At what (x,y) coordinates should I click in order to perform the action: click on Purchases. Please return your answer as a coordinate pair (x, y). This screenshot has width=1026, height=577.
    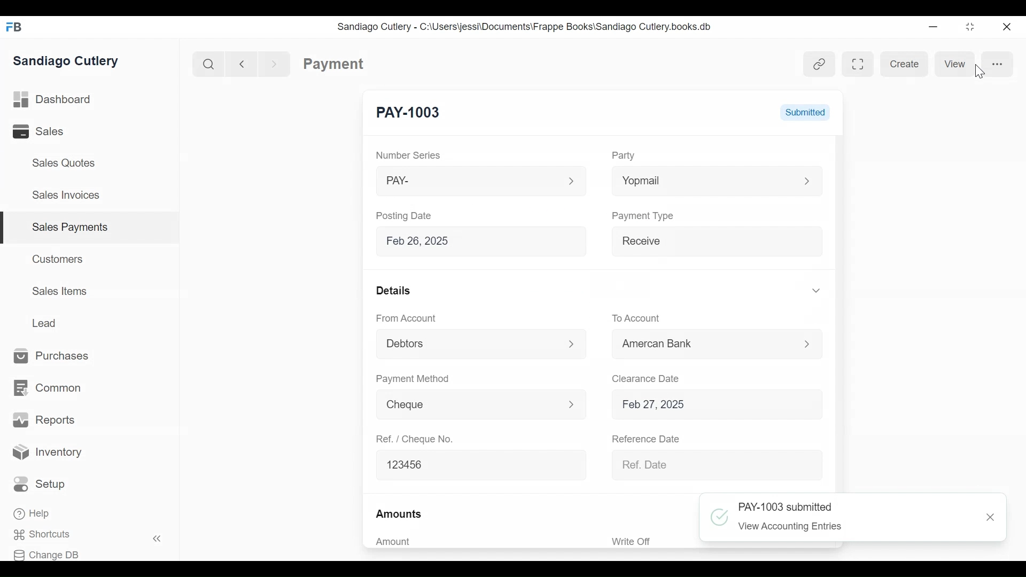
    Looking at the image, I should click on (52, 356).